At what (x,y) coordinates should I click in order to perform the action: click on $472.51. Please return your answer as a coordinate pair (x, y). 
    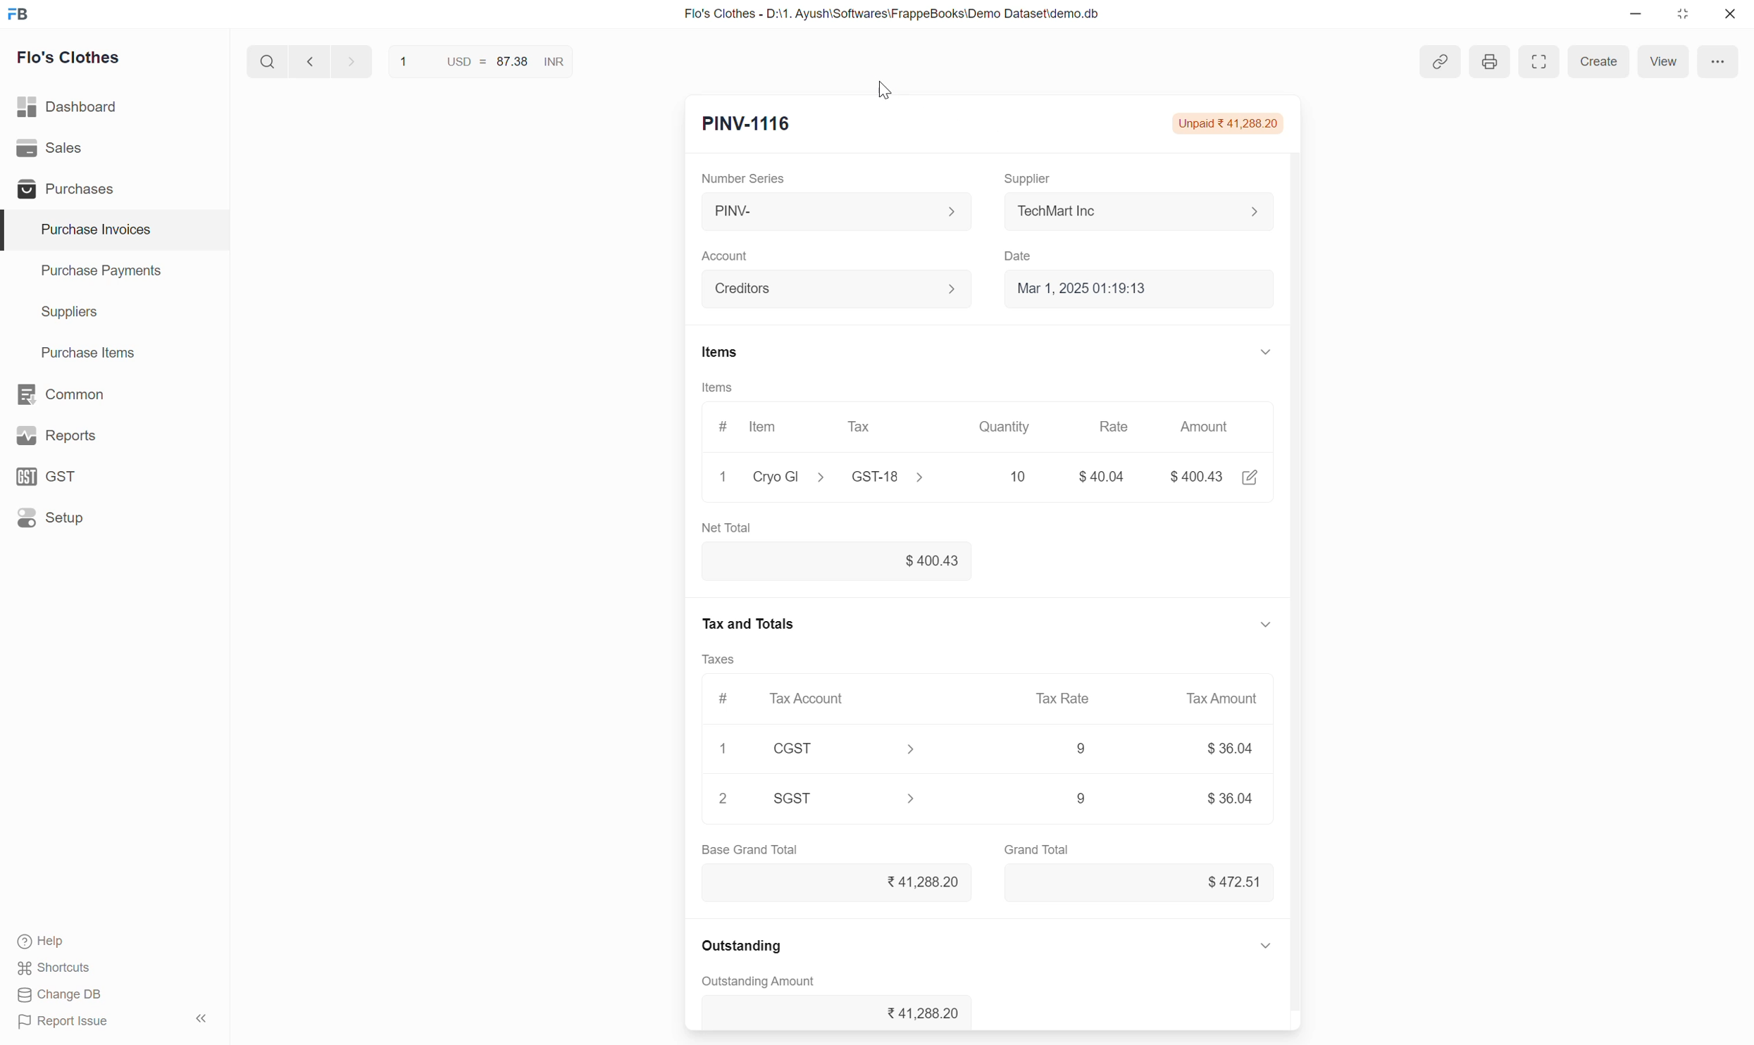
    Looking at the image, I should click on (1231, 880).